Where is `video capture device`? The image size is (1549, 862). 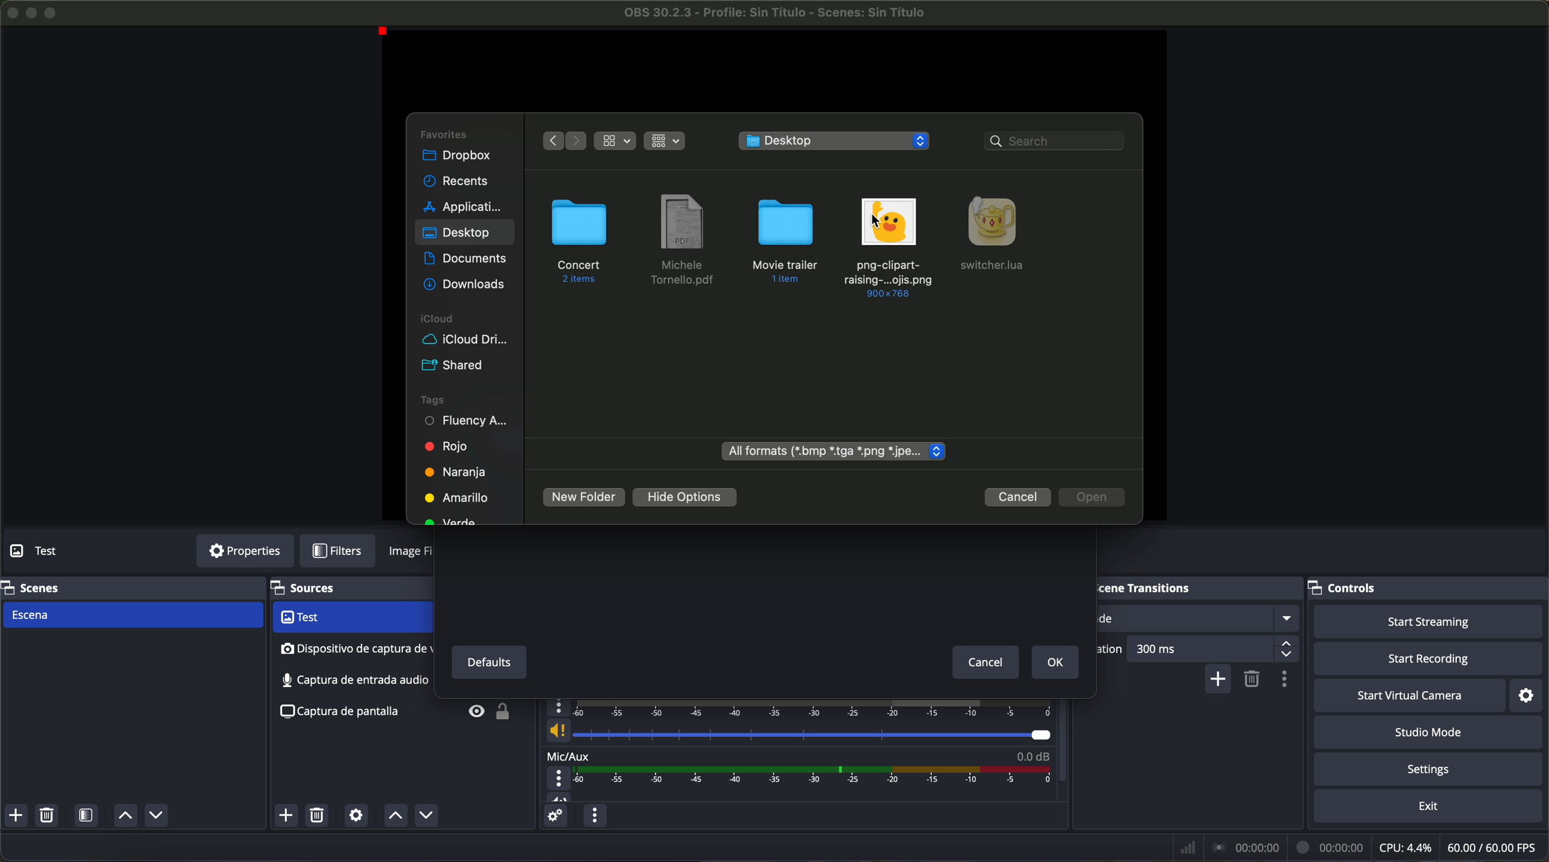
video capture device is located at coordinates (351, 618).